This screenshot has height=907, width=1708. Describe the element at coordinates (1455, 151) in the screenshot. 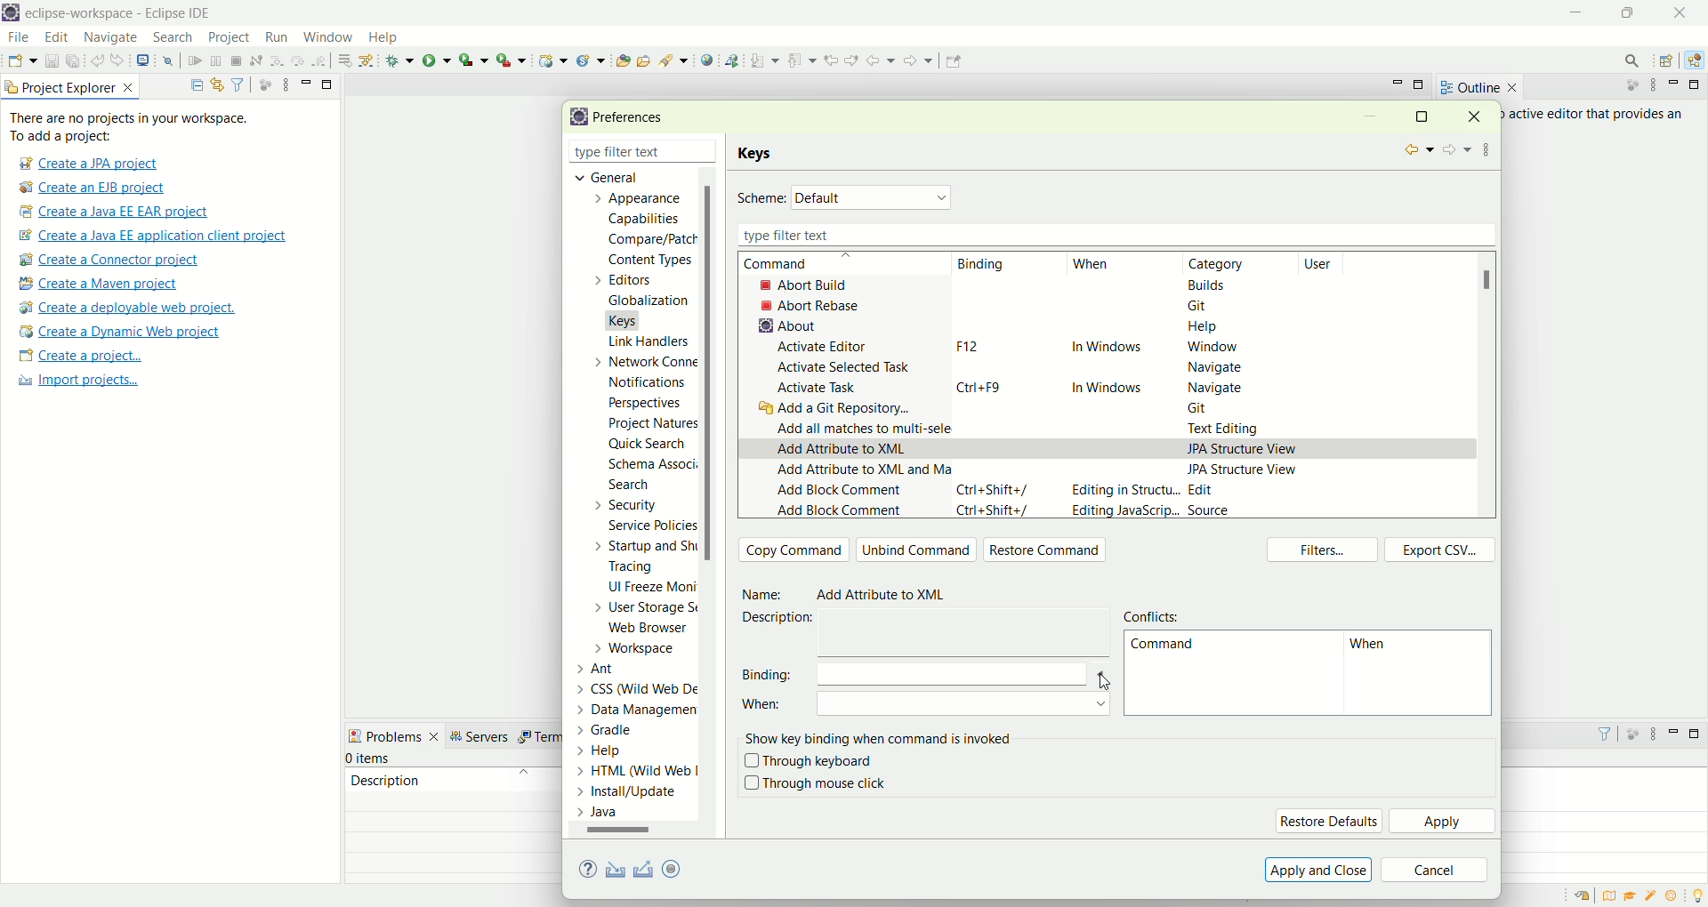

I see `forward` at that location.